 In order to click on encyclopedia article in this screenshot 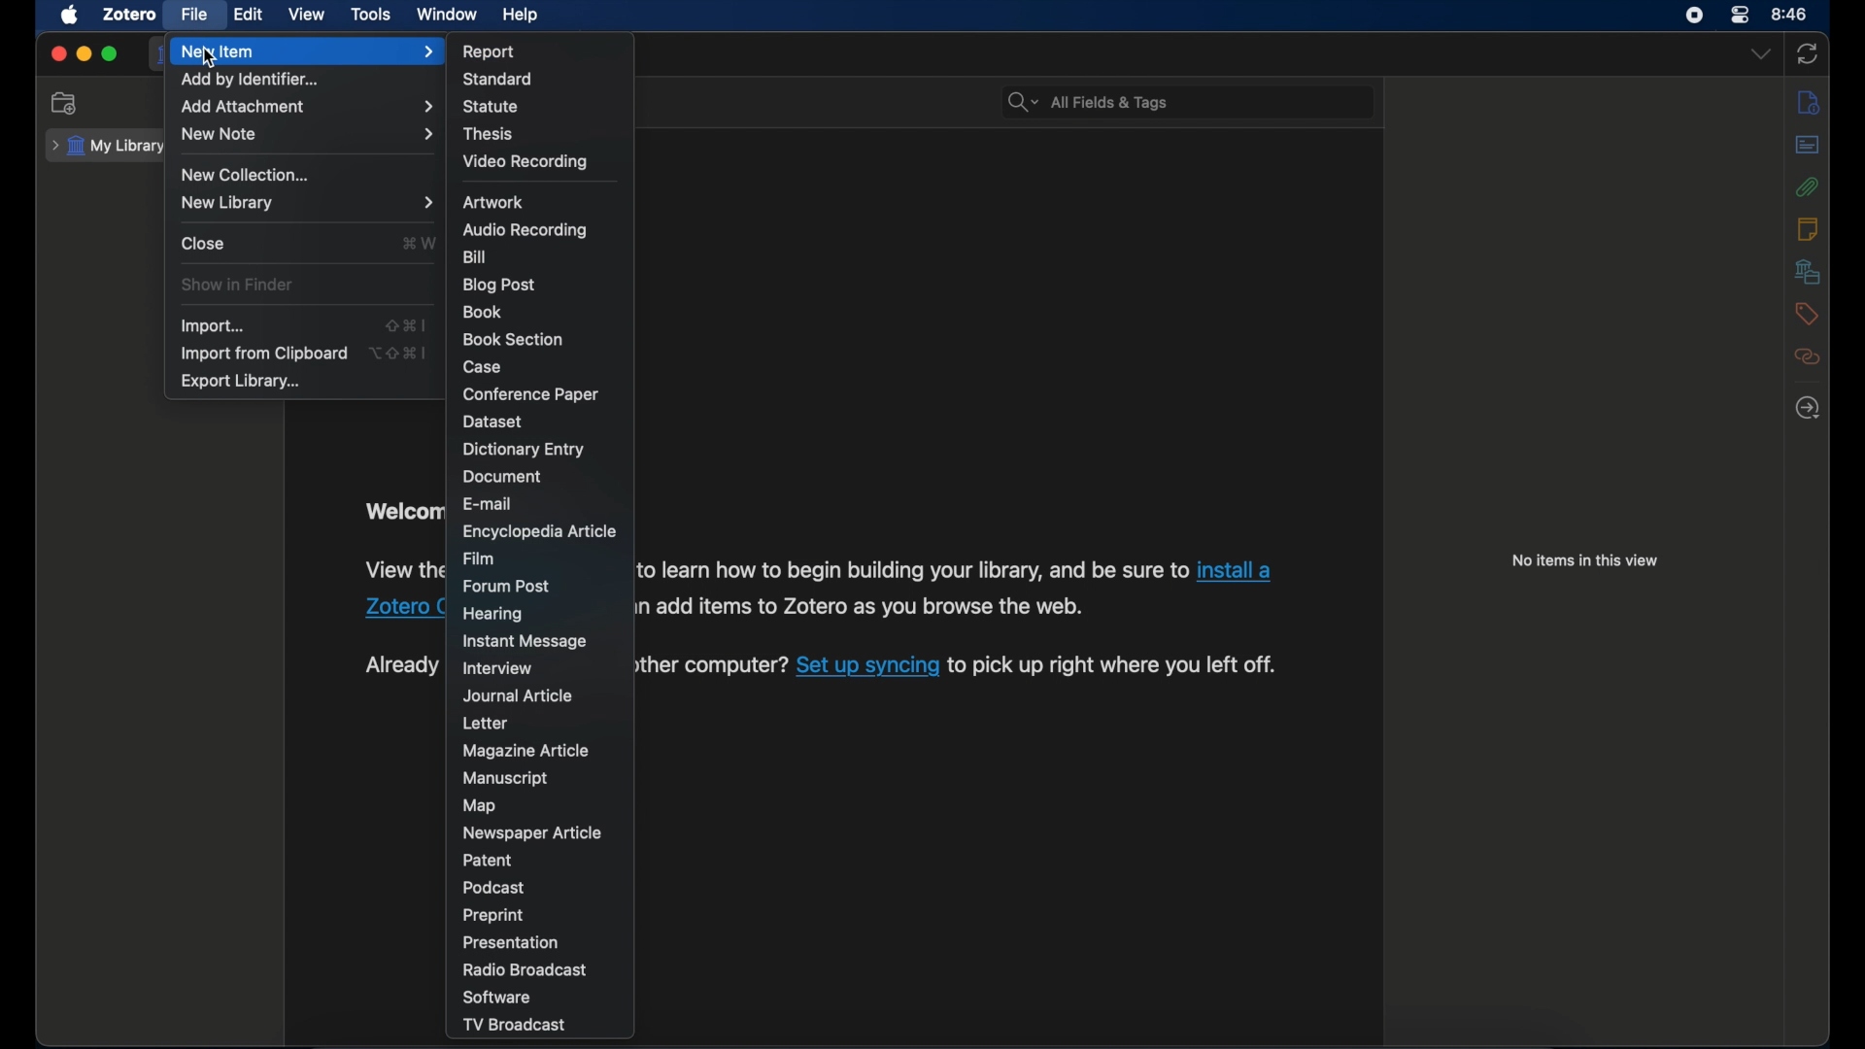, I will do `click(538, 530)`.